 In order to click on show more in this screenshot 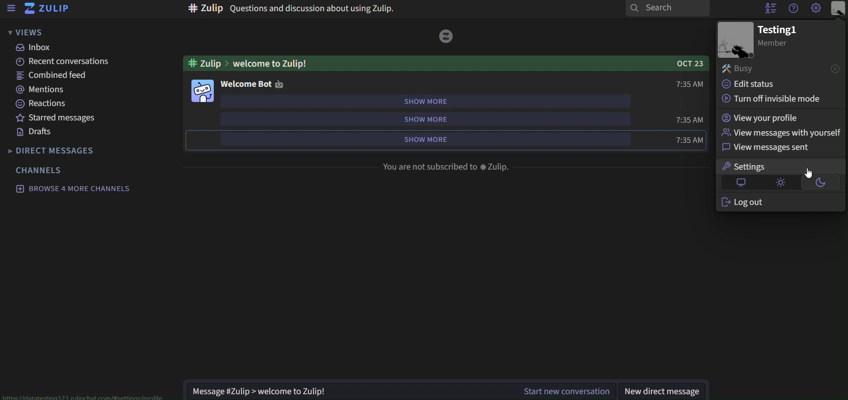, I will do `click(427, 139)`.